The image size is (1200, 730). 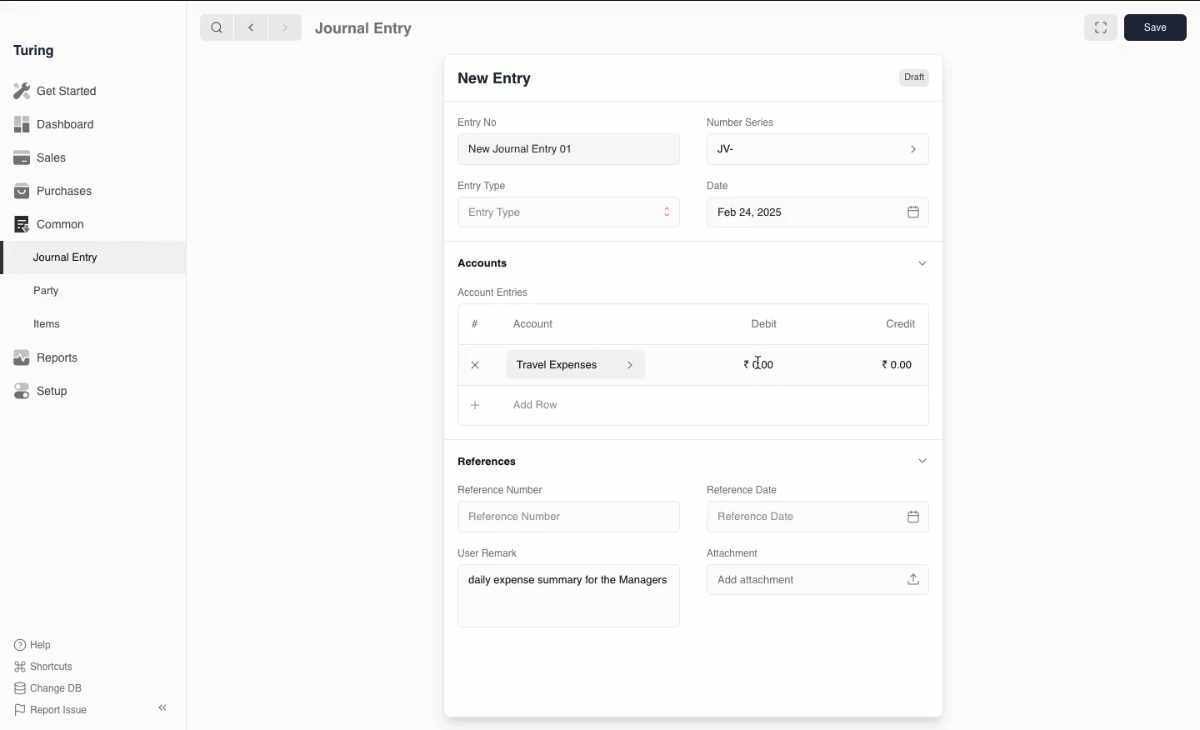 I want to click on Reference Date, so click(x=741, y=488).